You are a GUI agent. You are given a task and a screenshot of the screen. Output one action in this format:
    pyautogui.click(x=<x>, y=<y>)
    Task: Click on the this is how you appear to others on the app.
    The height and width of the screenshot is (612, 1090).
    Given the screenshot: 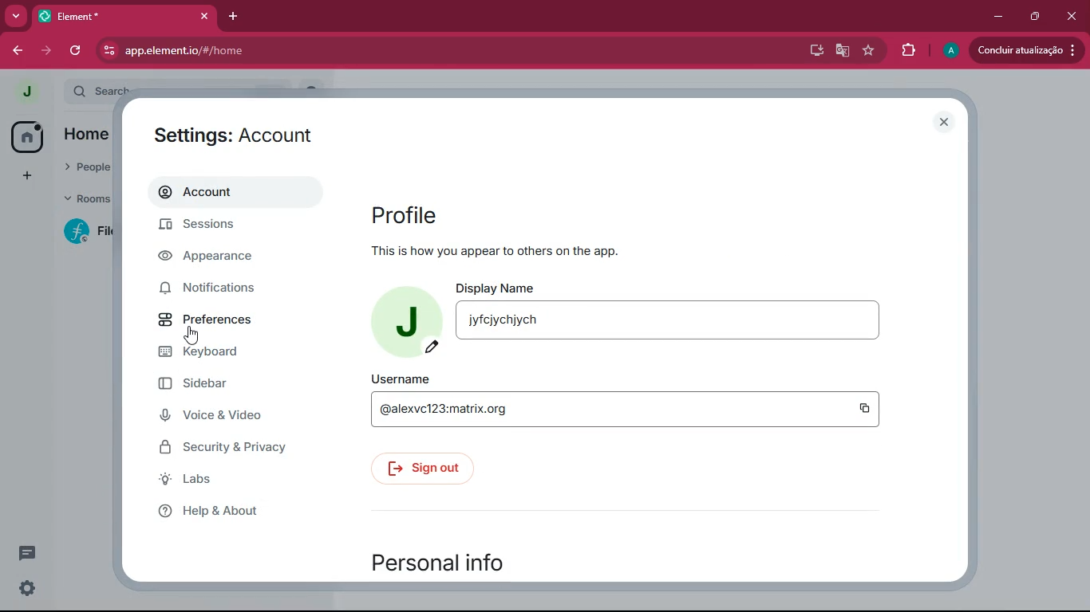 What is the action you would take?
    pyautogui.click(x=495, y=249)
    